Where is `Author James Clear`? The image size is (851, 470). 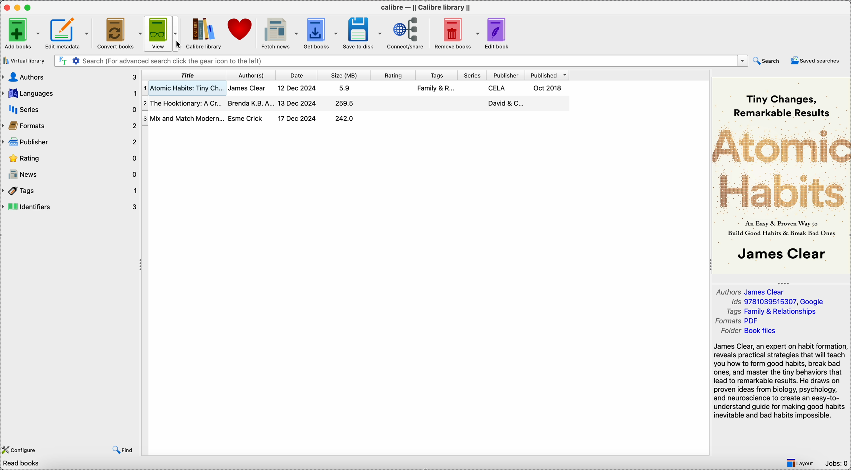
Author James Clear is located at coordinates (752, 291).